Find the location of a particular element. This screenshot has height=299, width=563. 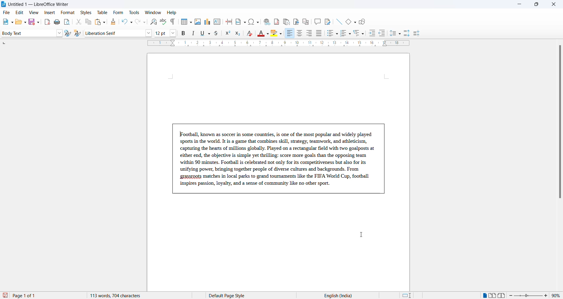

insert special character is located at coordinates (253, 21).